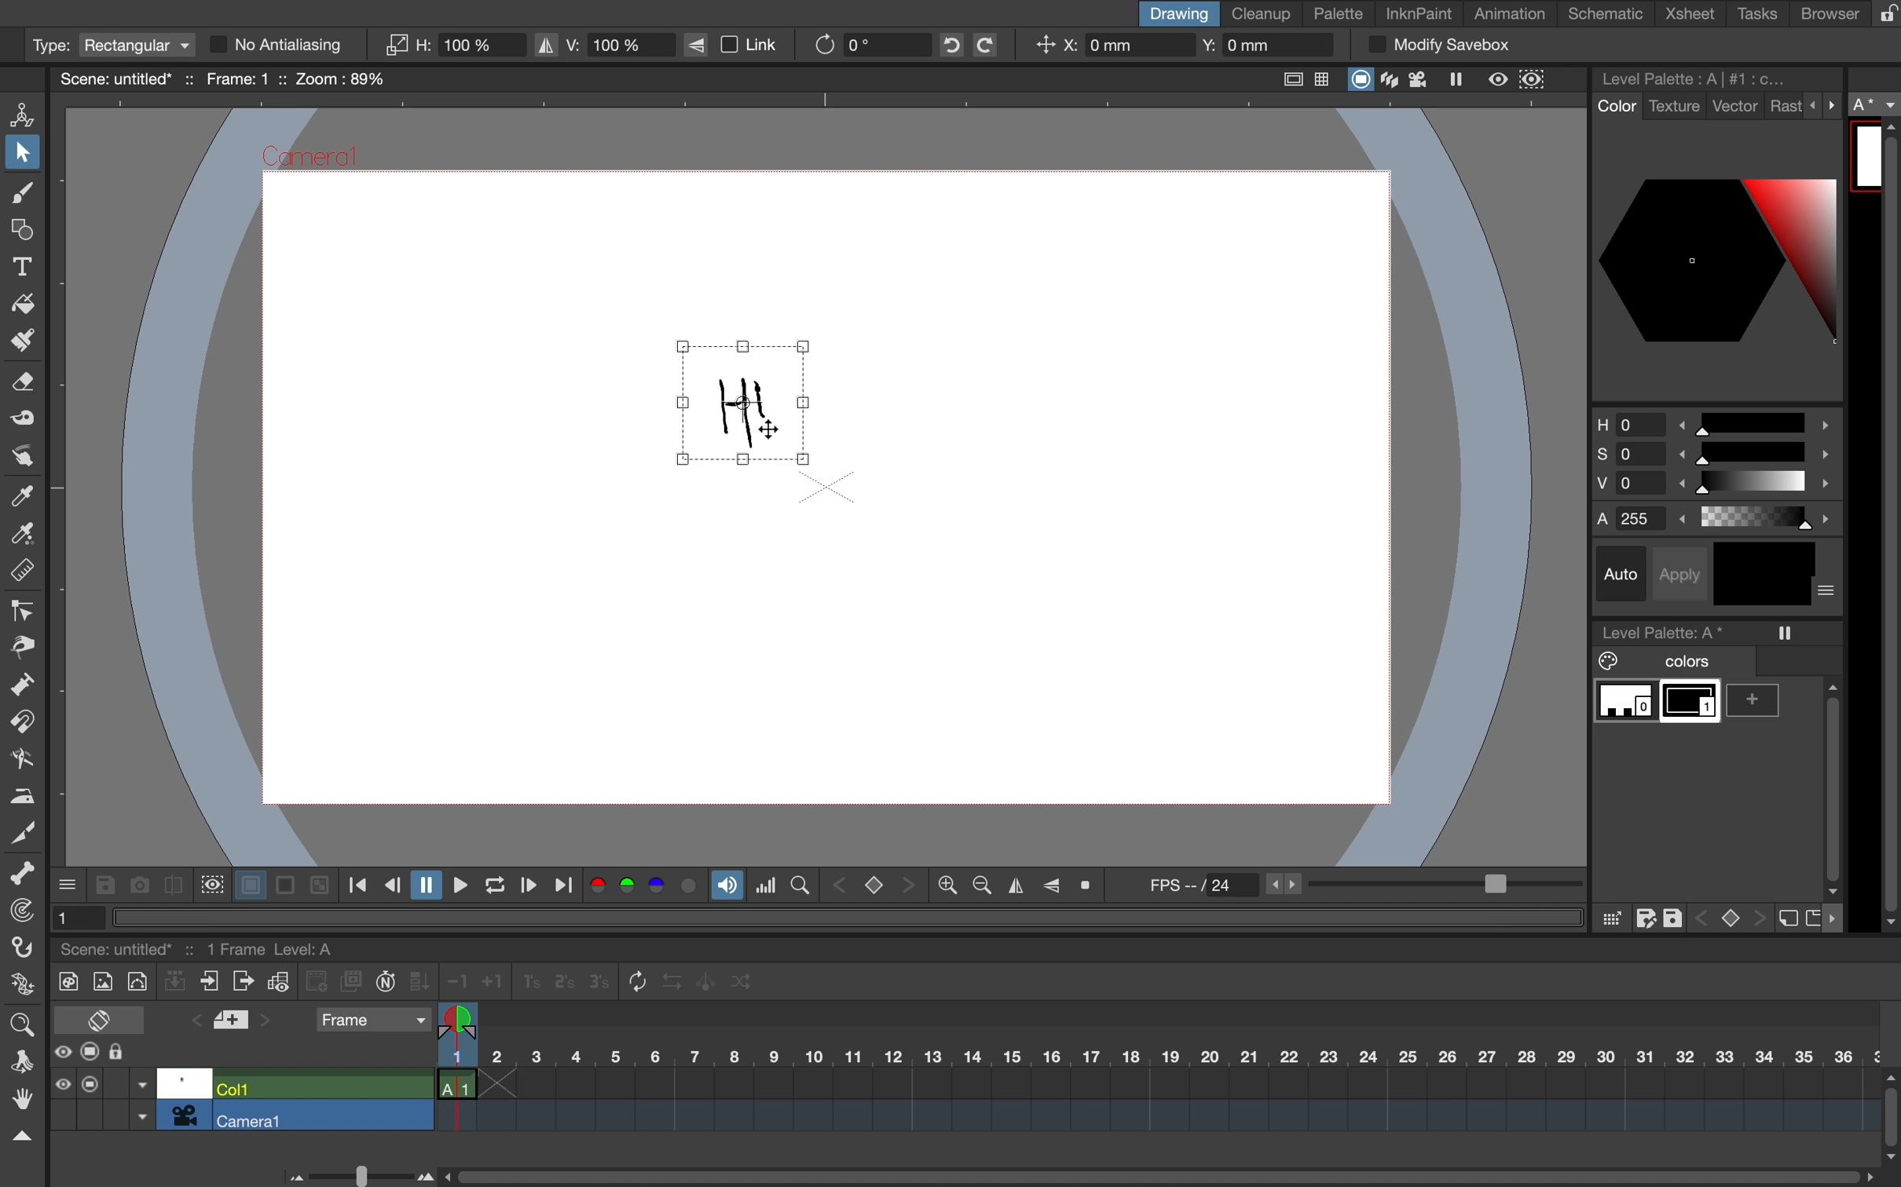  I want to click on save, so click(104, 886).